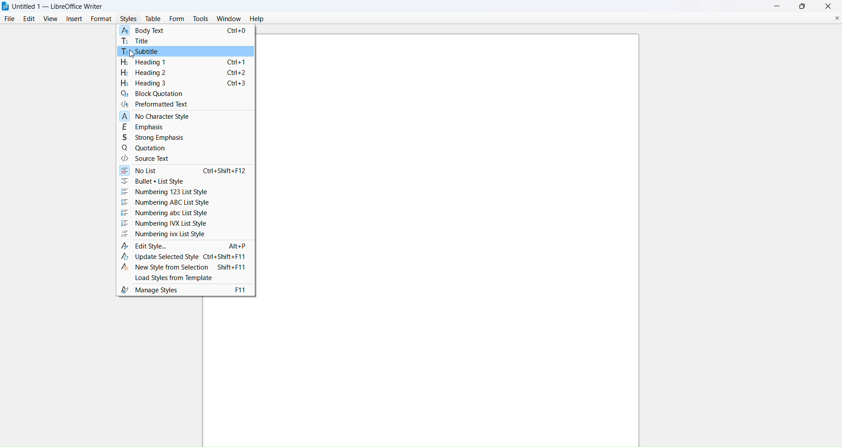  I want to click on minimize, so click(779, 6).